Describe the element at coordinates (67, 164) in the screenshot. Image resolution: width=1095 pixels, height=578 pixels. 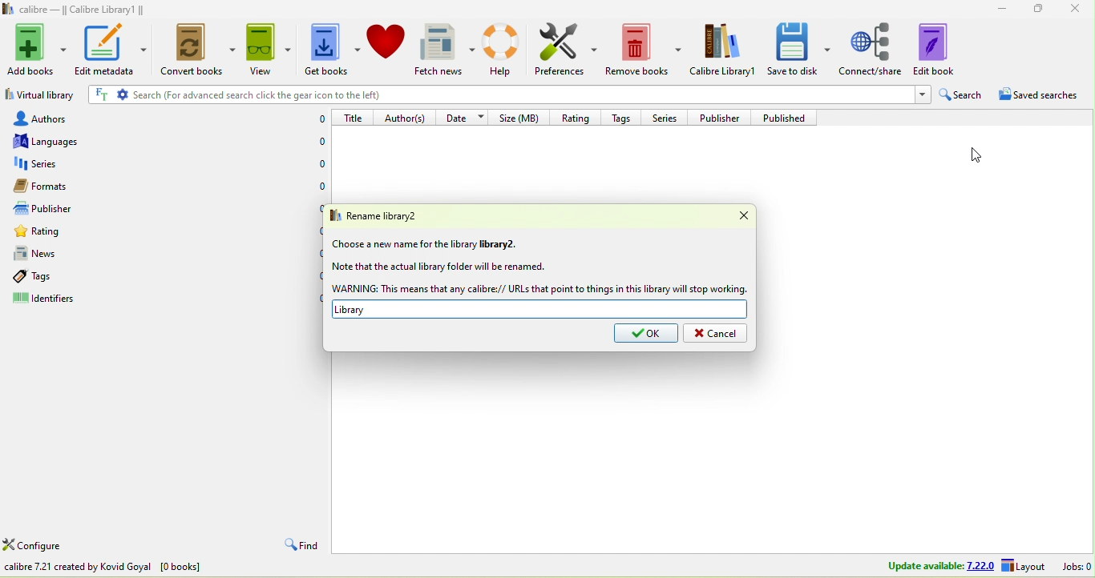
I see `series` at that location.